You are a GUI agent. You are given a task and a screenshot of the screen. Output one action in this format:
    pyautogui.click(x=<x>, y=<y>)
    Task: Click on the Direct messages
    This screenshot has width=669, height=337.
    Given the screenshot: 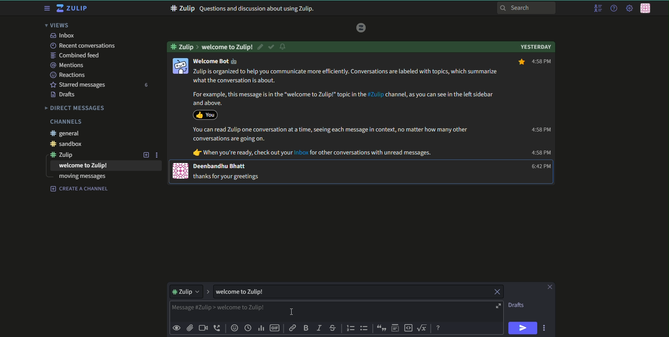 What is the action you would take?
    pyautogui.click(x=75, y=108)
    